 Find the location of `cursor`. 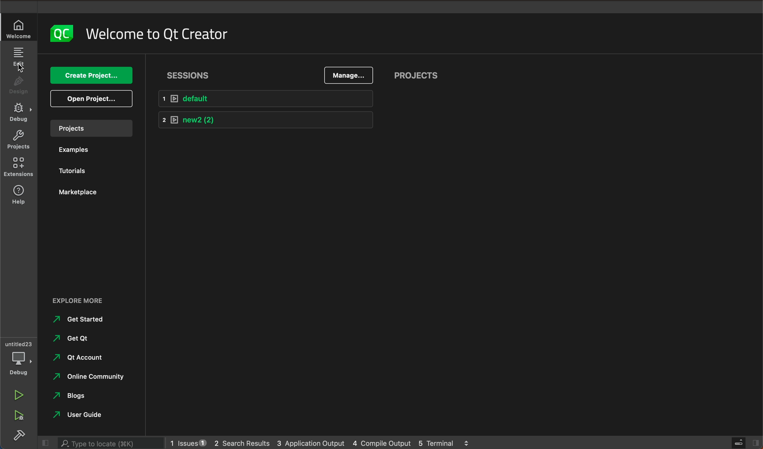

cursor is located at coordinates (20, 67).